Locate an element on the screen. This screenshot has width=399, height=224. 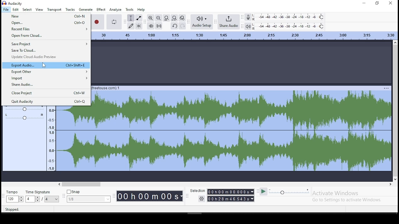
tools is located at coordinates (130, 9).